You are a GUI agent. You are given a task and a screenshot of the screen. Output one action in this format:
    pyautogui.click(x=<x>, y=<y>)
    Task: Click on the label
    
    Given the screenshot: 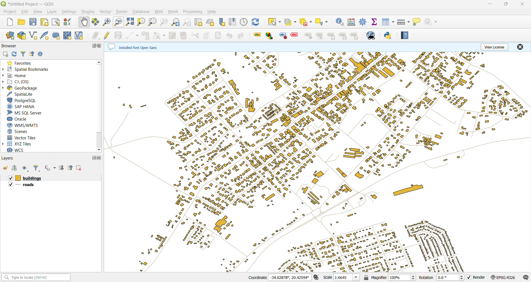 What is the action you would take?
    pyautogui.click(x=270, y=36)
    